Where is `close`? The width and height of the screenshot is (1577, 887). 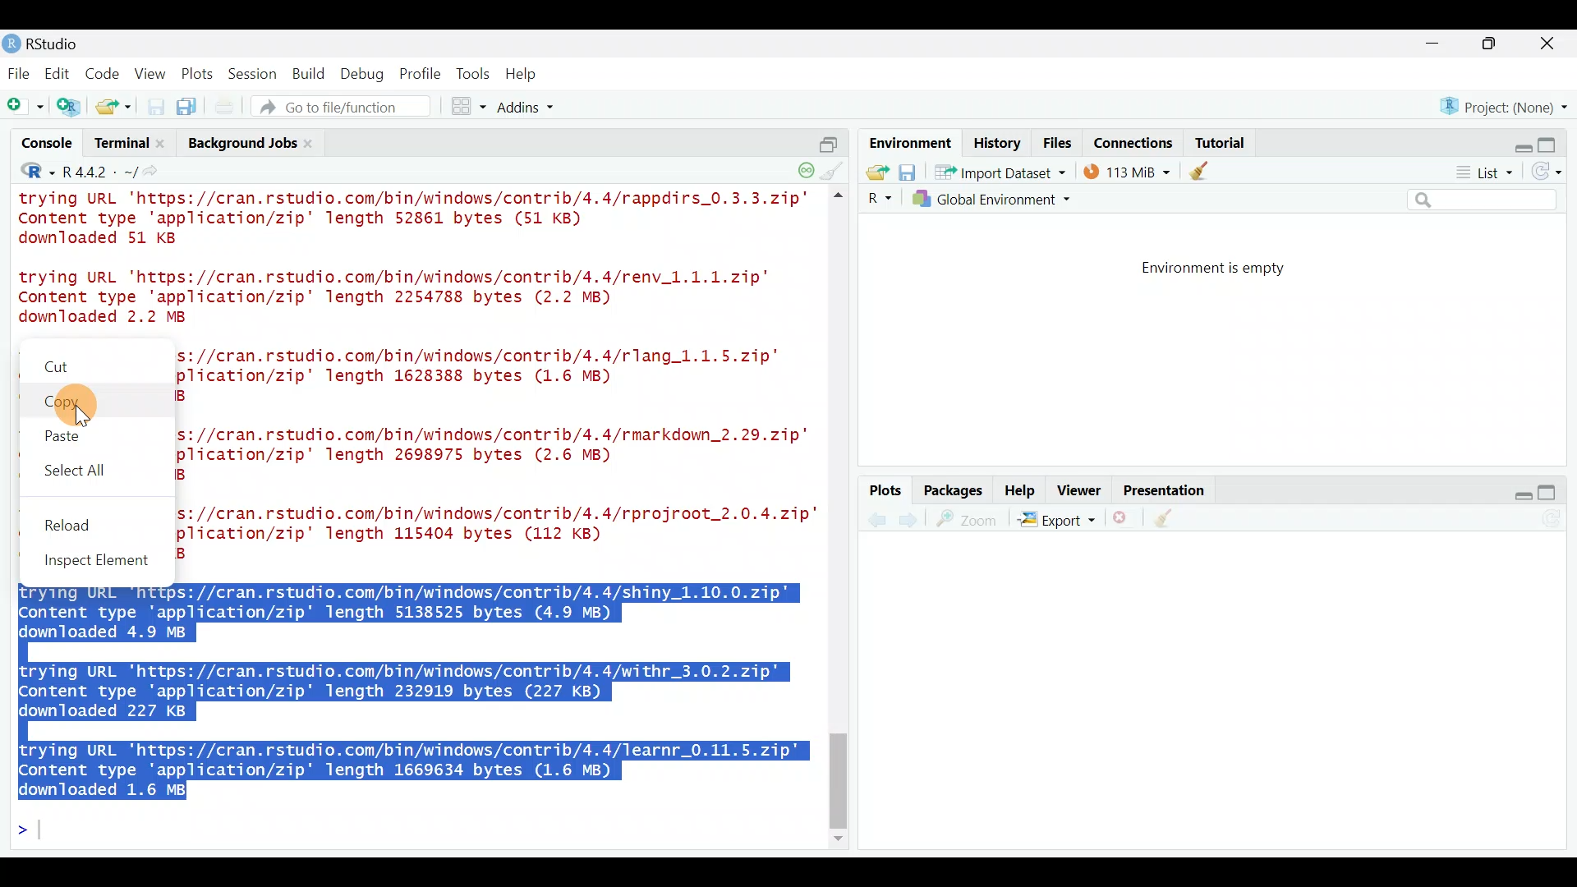
close is located at coordinates (1548, 46).